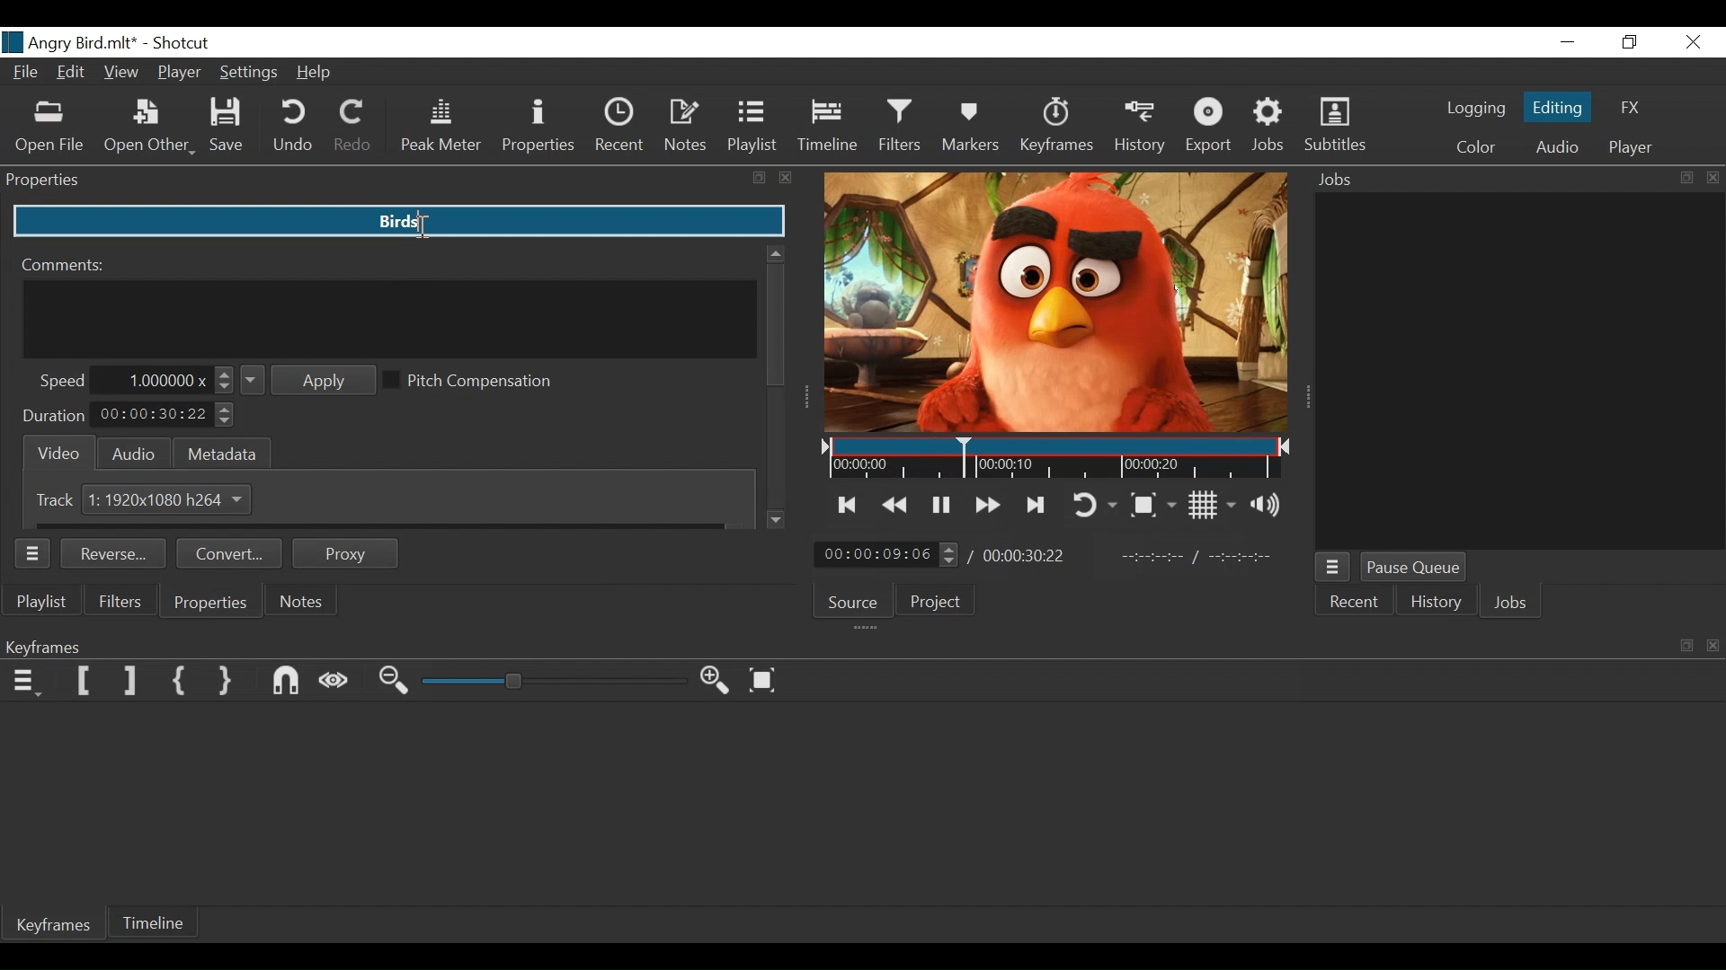  What do you see at coordinates (353, 128) in the screenshot?
I see `Redo` at bounding box center [353, 128].